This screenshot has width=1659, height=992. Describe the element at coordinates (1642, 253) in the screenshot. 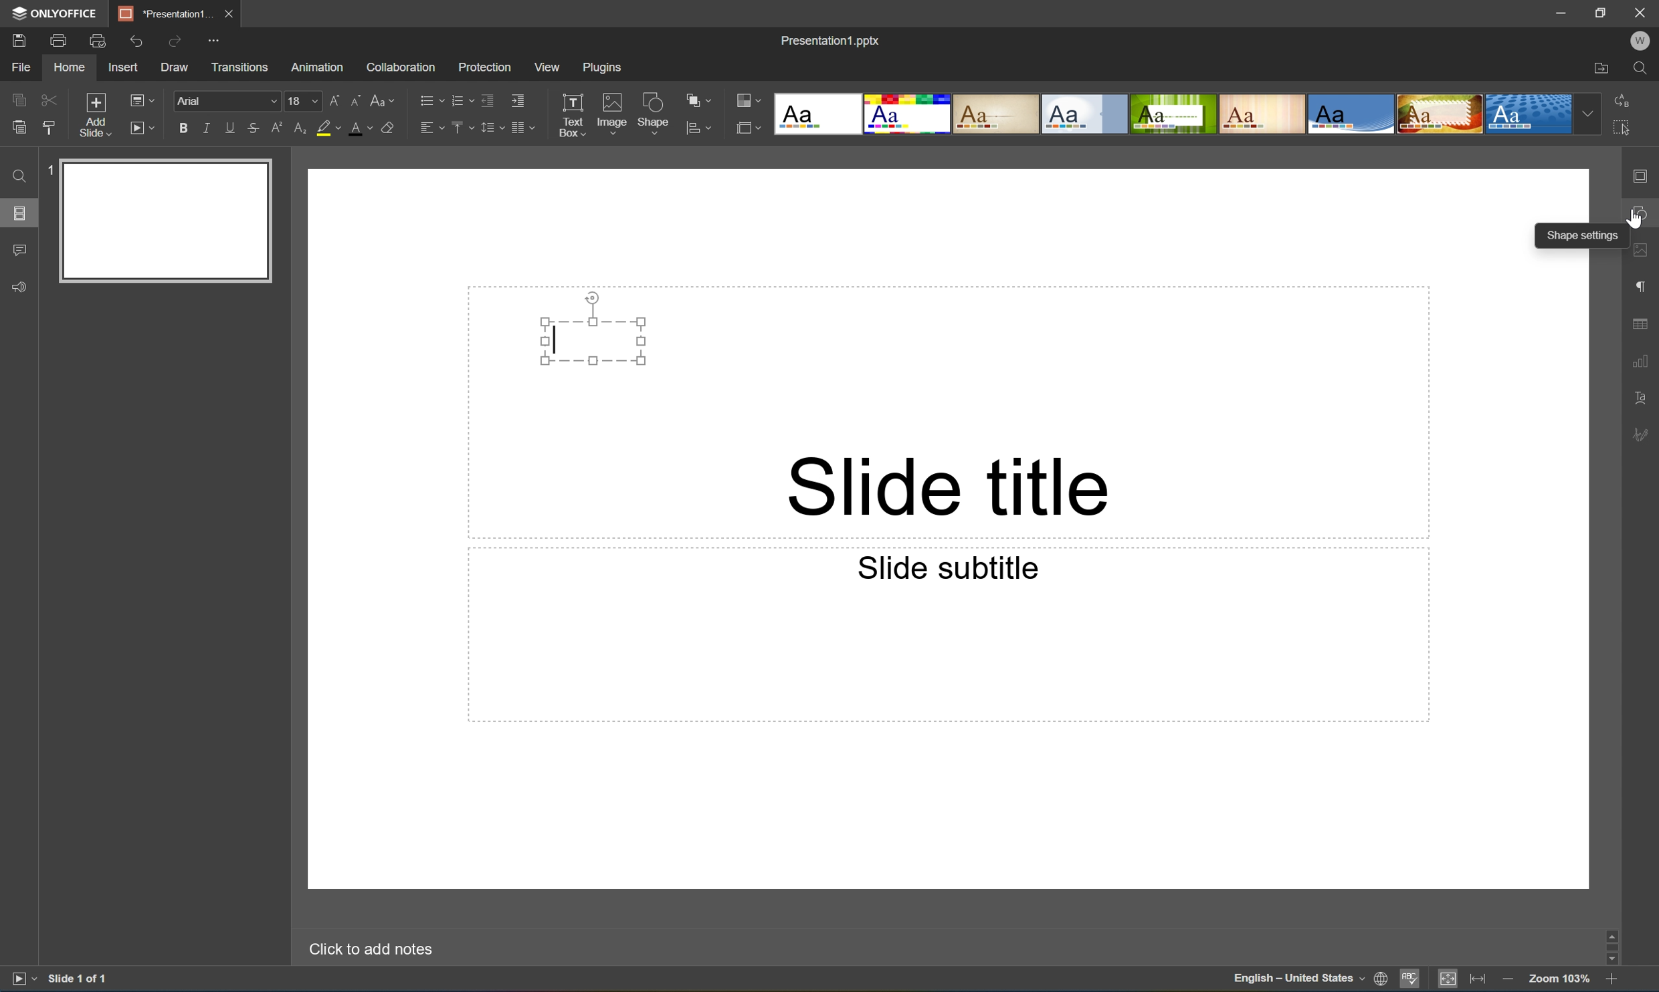

I see `image settings` at that location.